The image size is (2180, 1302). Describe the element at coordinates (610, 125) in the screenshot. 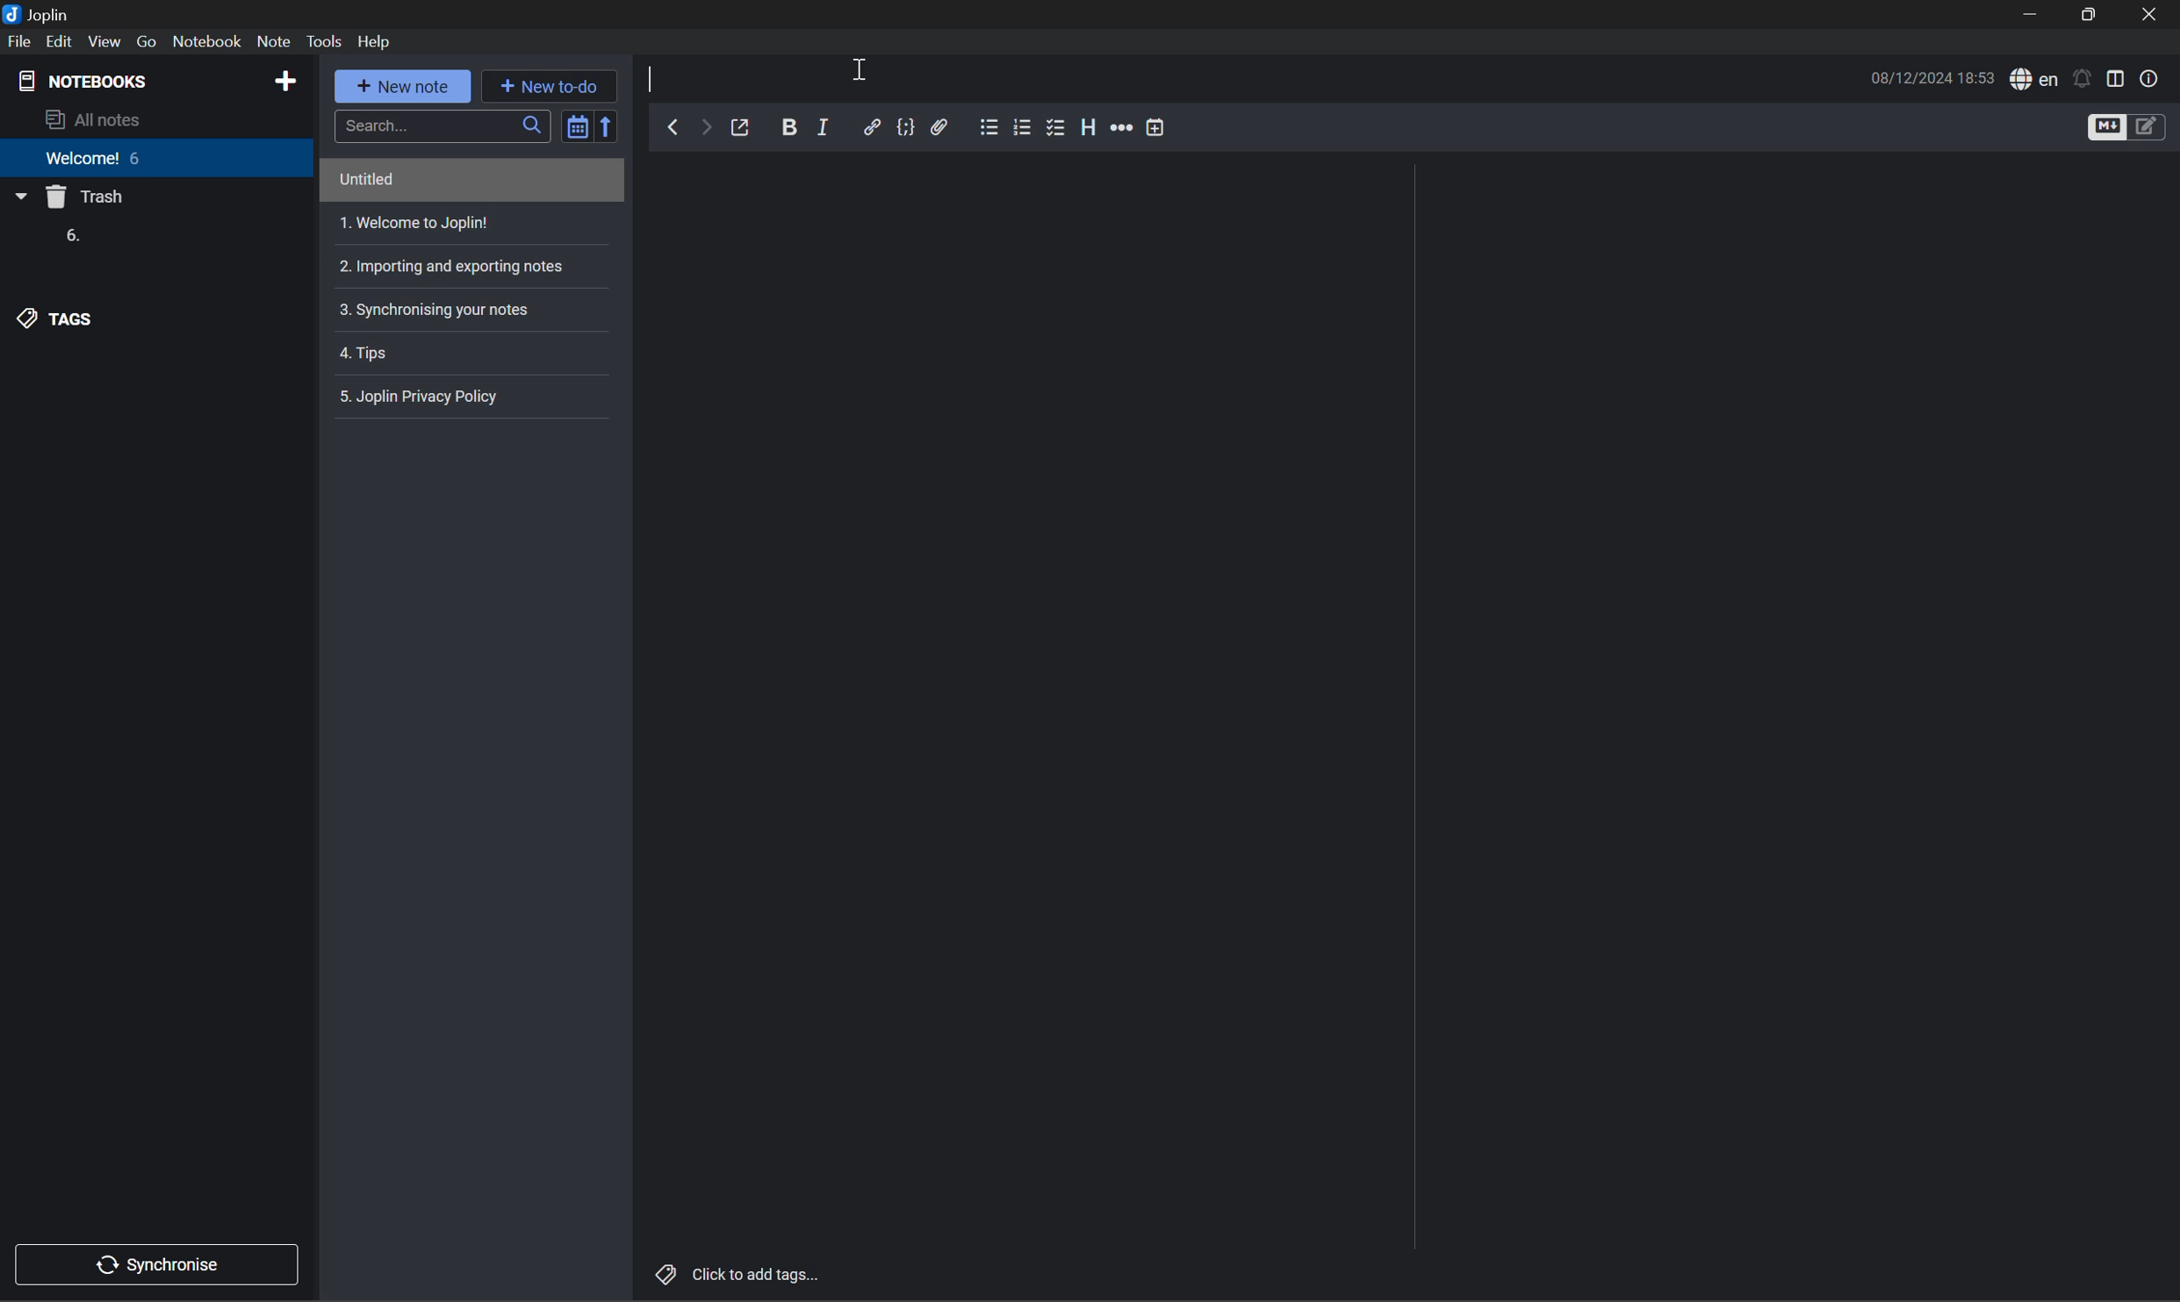

I see `Reverse sort order` at that location.